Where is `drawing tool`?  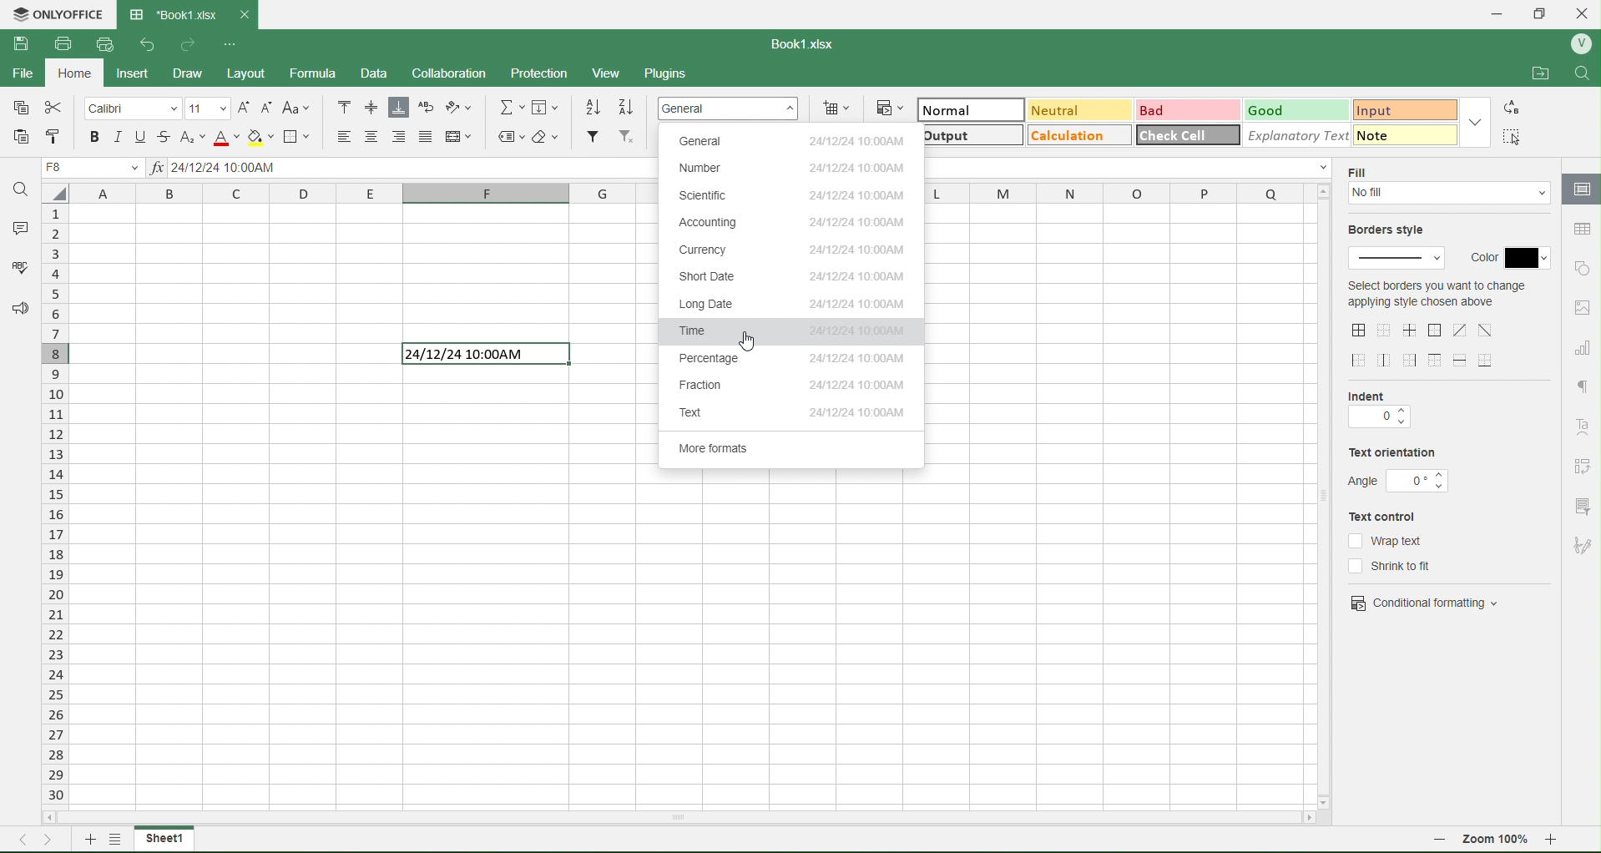 drawing tool is located at coordinates (1581, 545).